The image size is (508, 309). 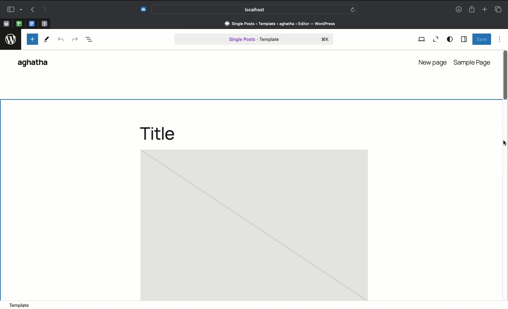 I want to click on Sidebar, so click(x=13, y=10).